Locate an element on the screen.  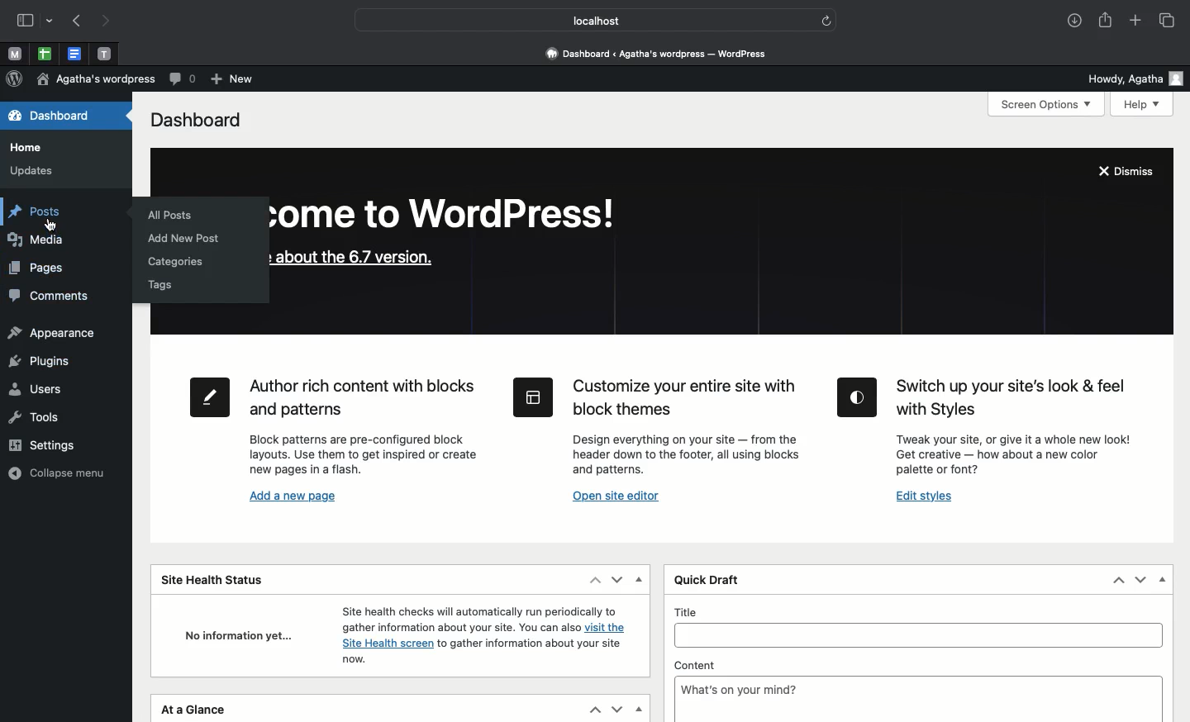
New is located at coordinates (230, 78).